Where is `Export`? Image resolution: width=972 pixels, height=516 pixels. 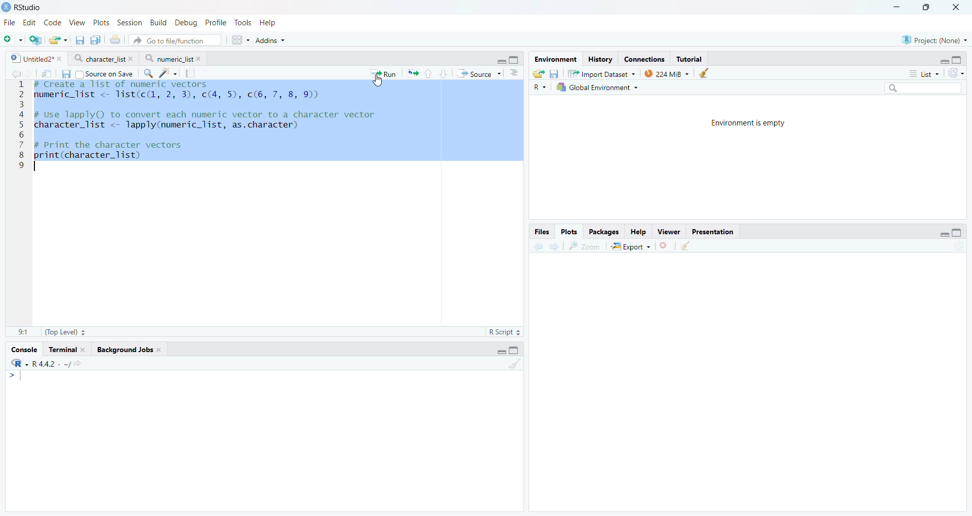
Export is located at coordinates (631, 246).